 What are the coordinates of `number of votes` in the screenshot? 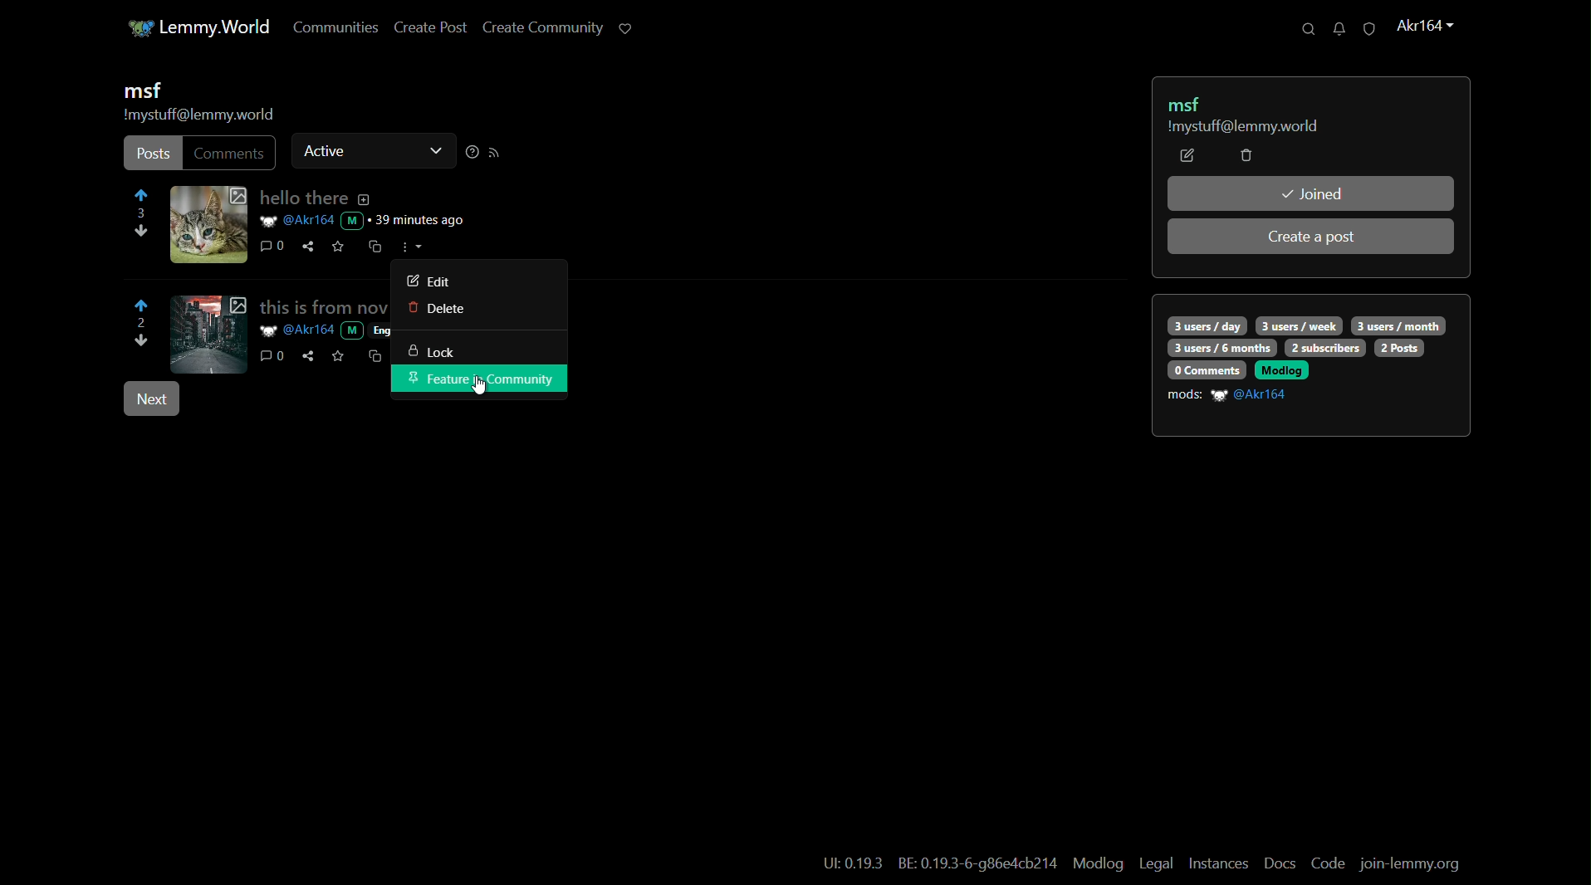 It's located at (140, 324).